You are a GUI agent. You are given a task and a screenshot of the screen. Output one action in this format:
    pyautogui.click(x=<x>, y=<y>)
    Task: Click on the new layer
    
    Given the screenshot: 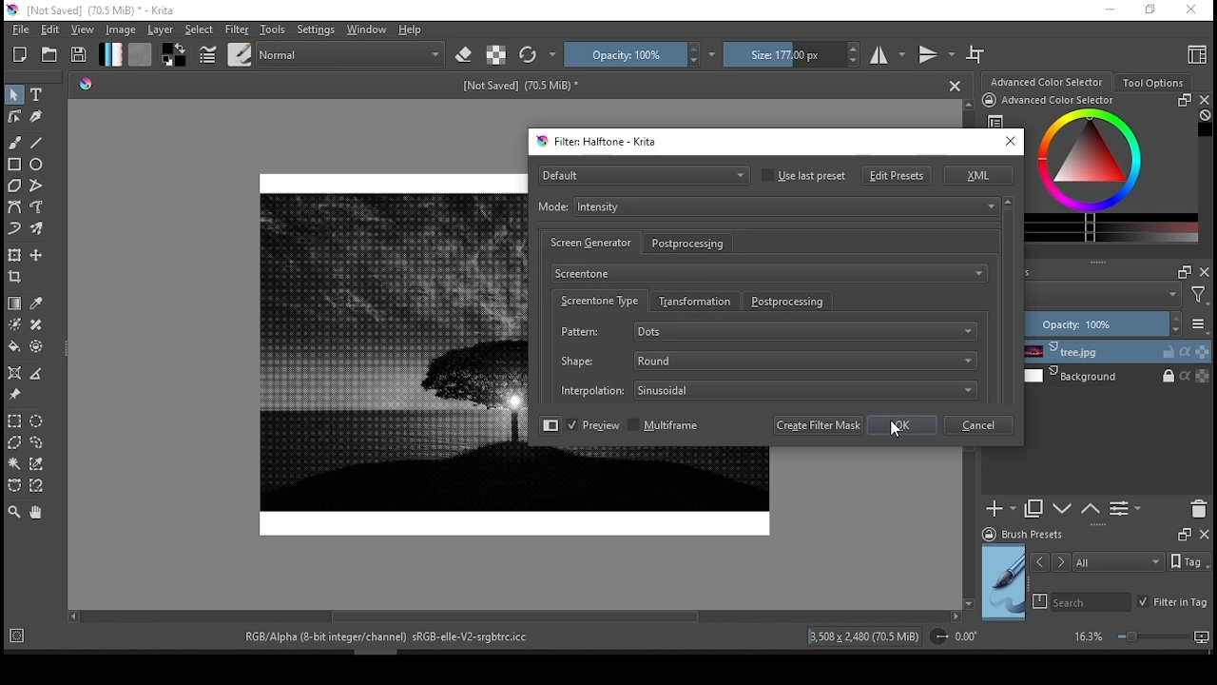 What is the action you would take?
    pyautogui.click(x=1000, y=510)
    